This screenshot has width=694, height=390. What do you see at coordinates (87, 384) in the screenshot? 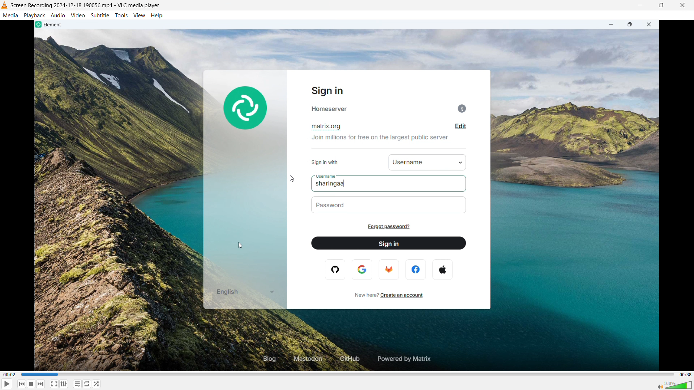
I see `Toggle between loop all, one loop and no loop` at bounding box center [87, 384].